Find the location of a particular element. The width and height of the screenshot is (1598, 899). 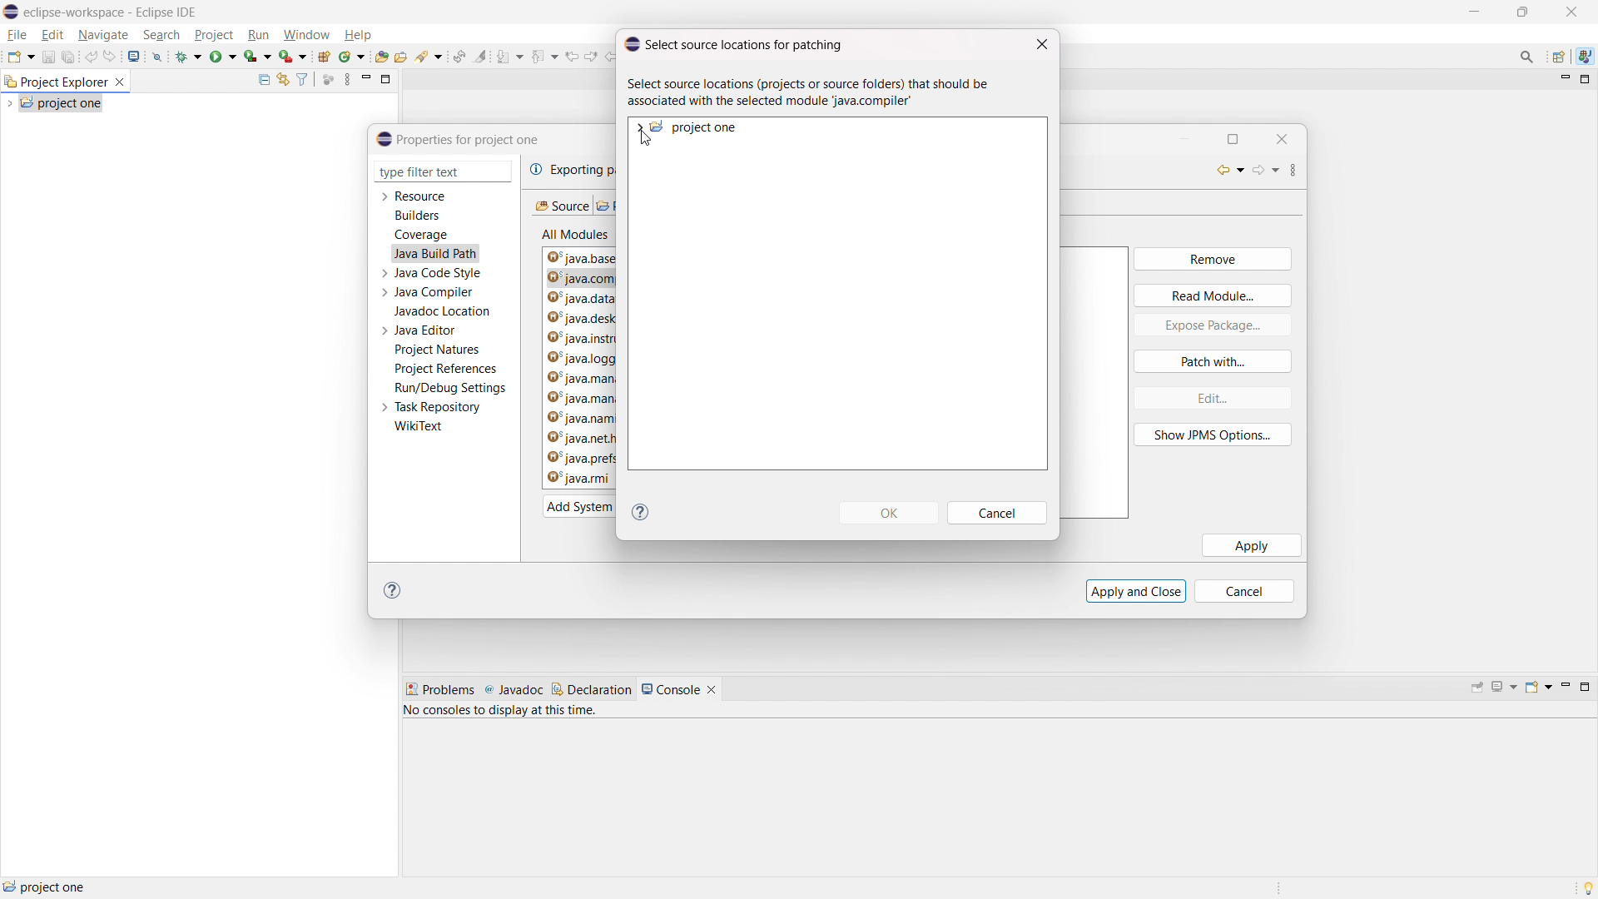

project one is located at coordinates (696, 127).